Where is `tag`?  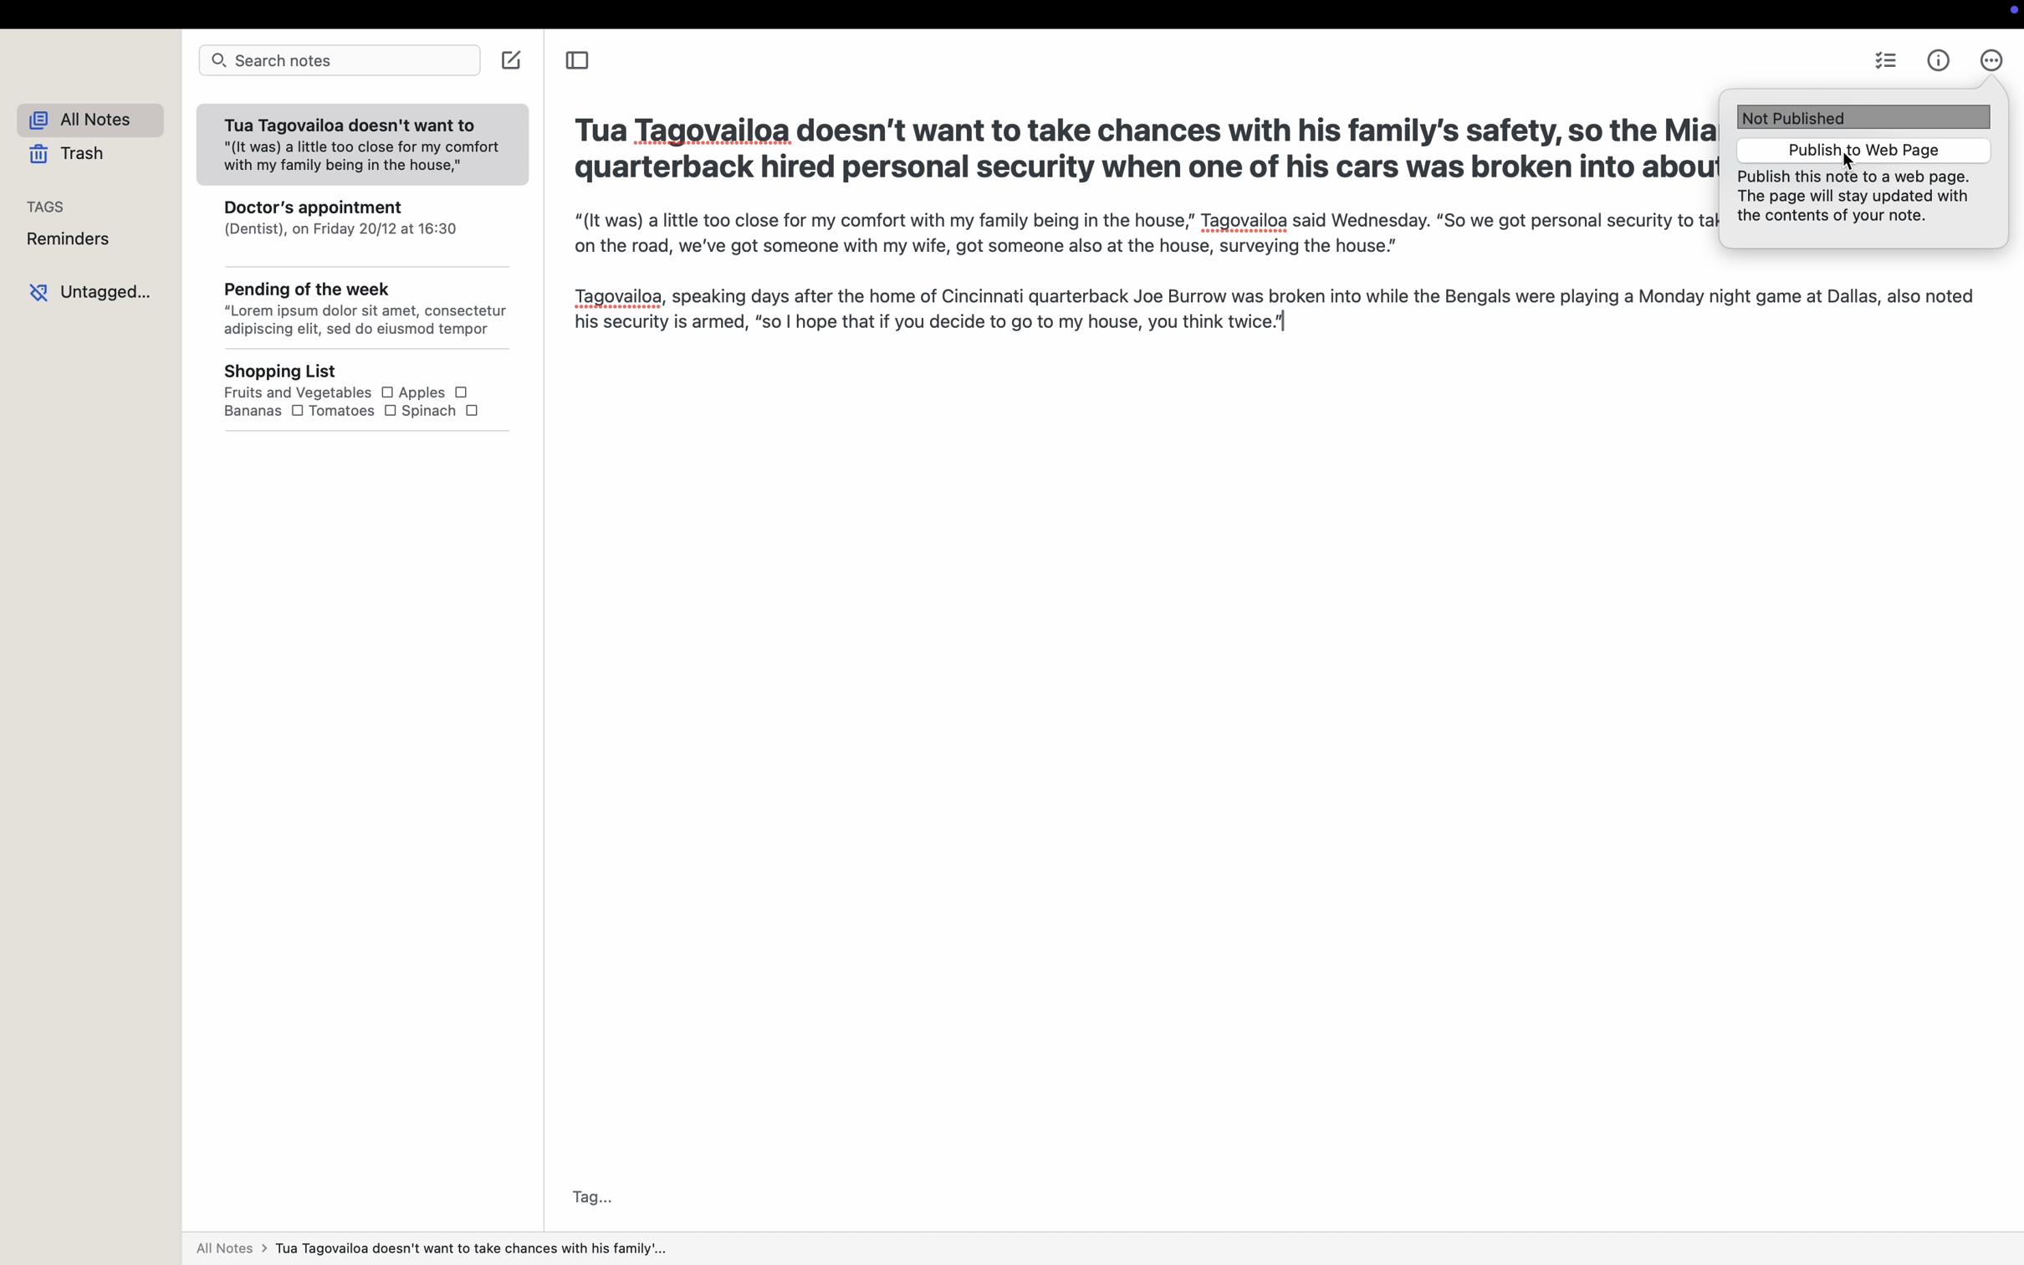 tag is located at coordinates (595, 1196).